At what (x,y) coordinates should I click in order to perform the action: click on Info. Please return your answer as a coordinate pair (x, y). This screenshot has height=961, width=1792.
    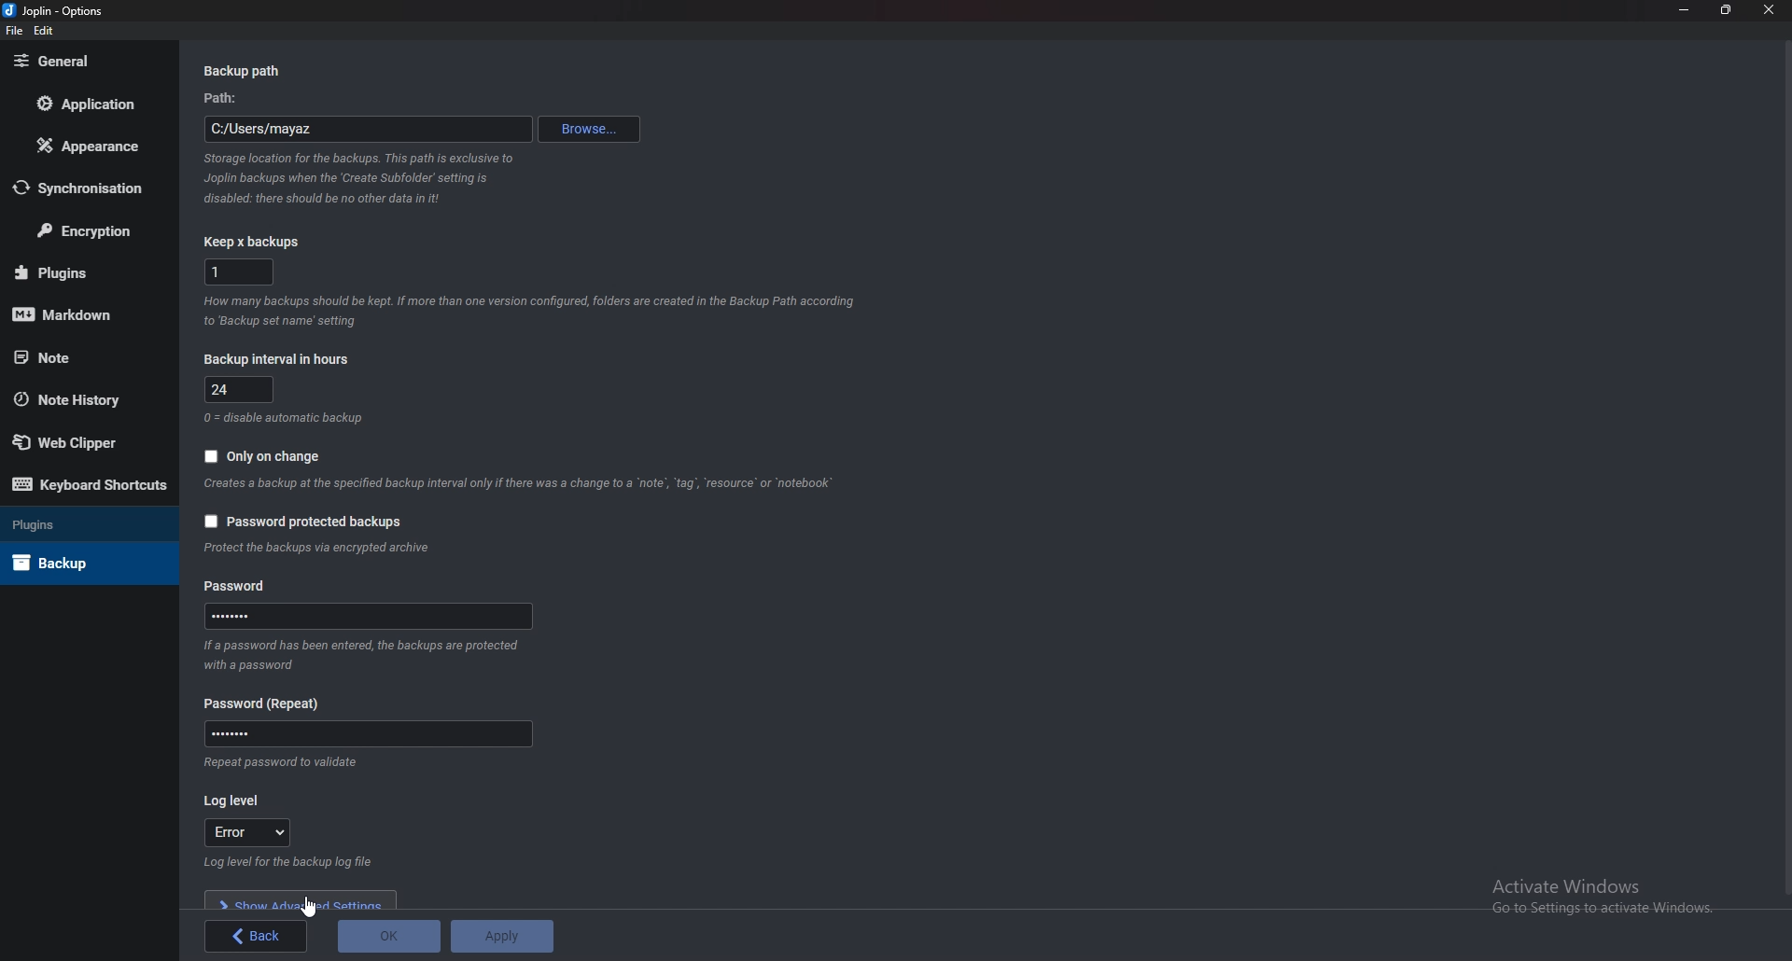
    Looking at the image, I should click on (520, 484).